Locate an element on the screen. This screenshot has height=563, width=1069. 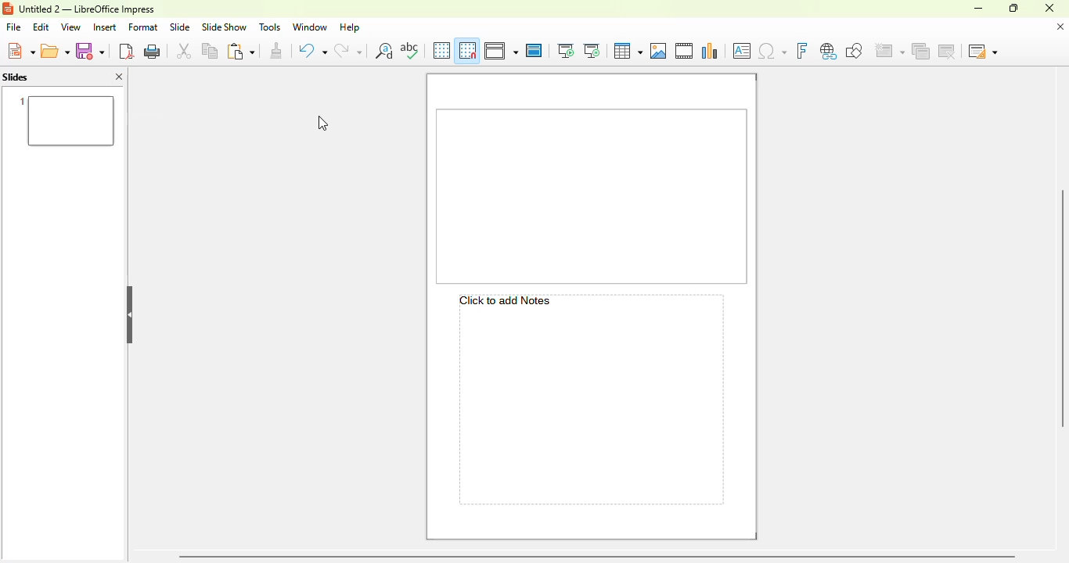
duplicate slide is located at coordinates (920, 50).